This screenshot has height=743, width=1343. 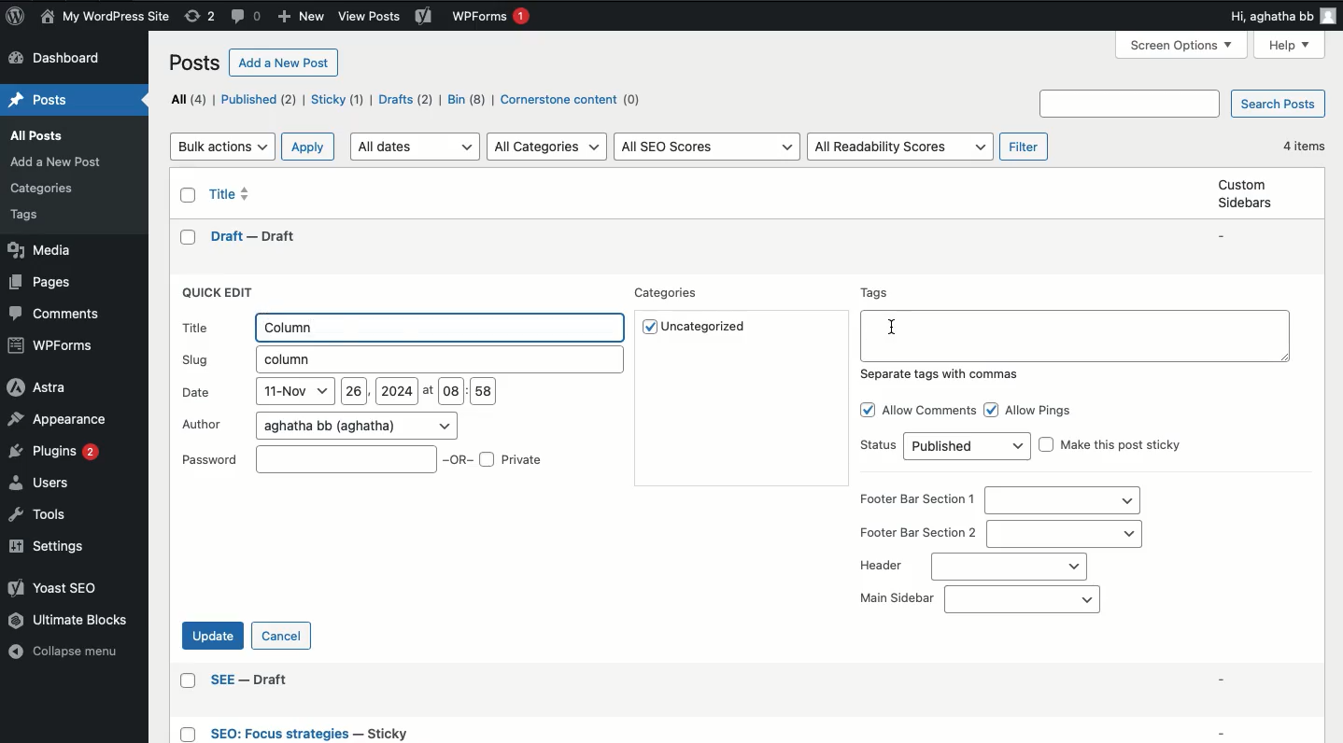 What do you see at coordinates (284, 63) in the screenshot?
I see `Add a new post` at bounding box center [284, 63].